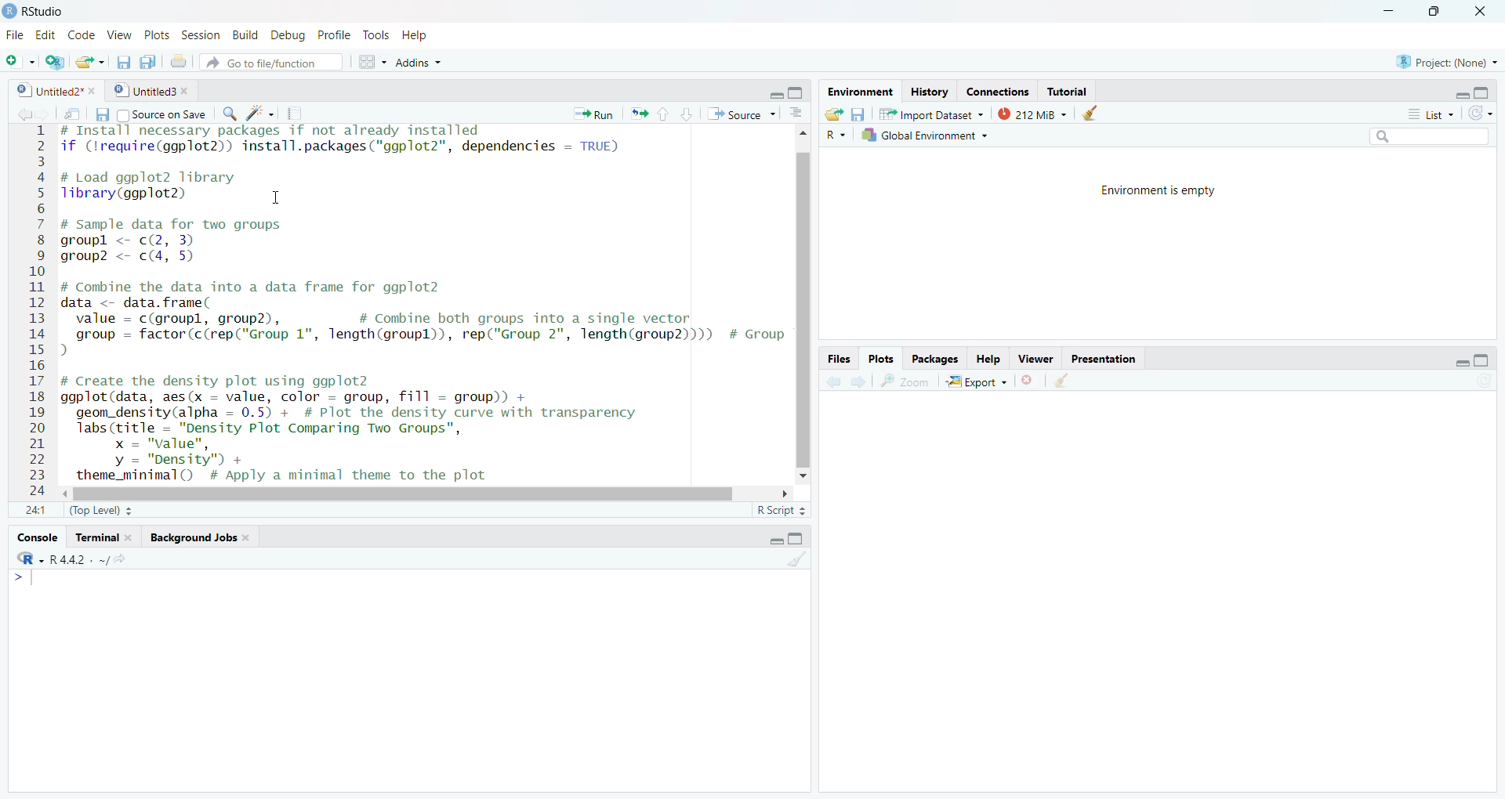  What do you see at coordinates (367, 61) in the screenshot?
I see `` at bounding box center [367, 61].